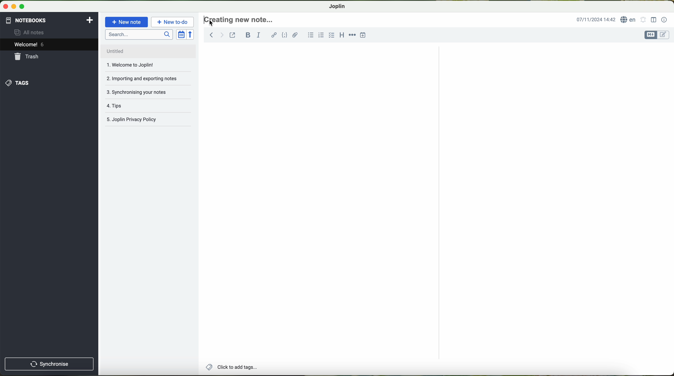 Image resolution: width=674 pixels, height=376 pixels. Describe the element at coordinates (336, 6) in the screenshot. I see `Joplin` at that location.